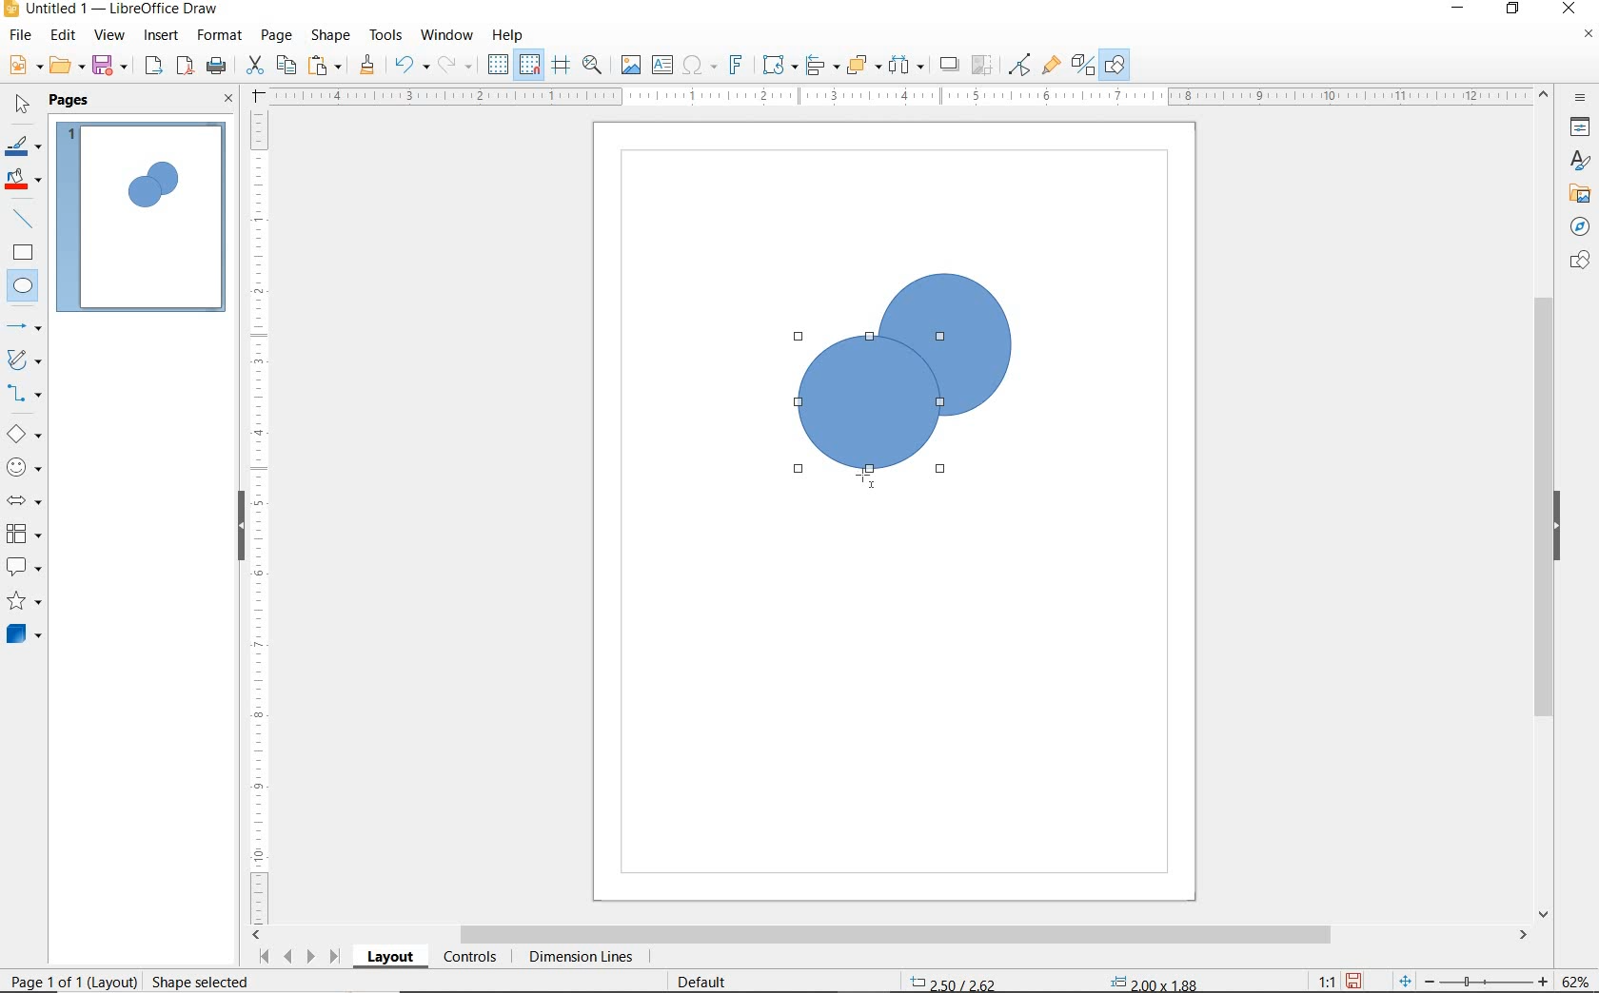  What do you see at coordinates (25, 467) in the screenshot?
I see `SYMBOL SHAPES` at bounding box center [25, 467].